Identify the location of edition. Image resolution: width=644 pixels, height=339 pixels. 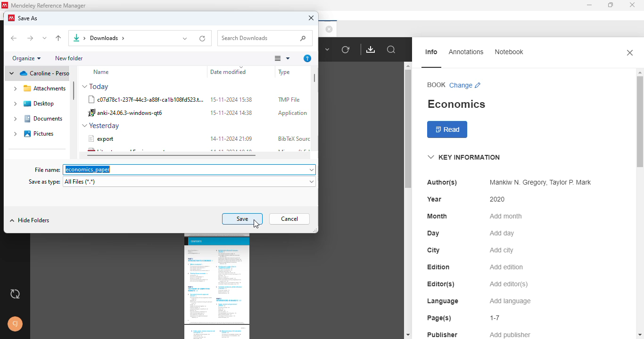
(439, 267).